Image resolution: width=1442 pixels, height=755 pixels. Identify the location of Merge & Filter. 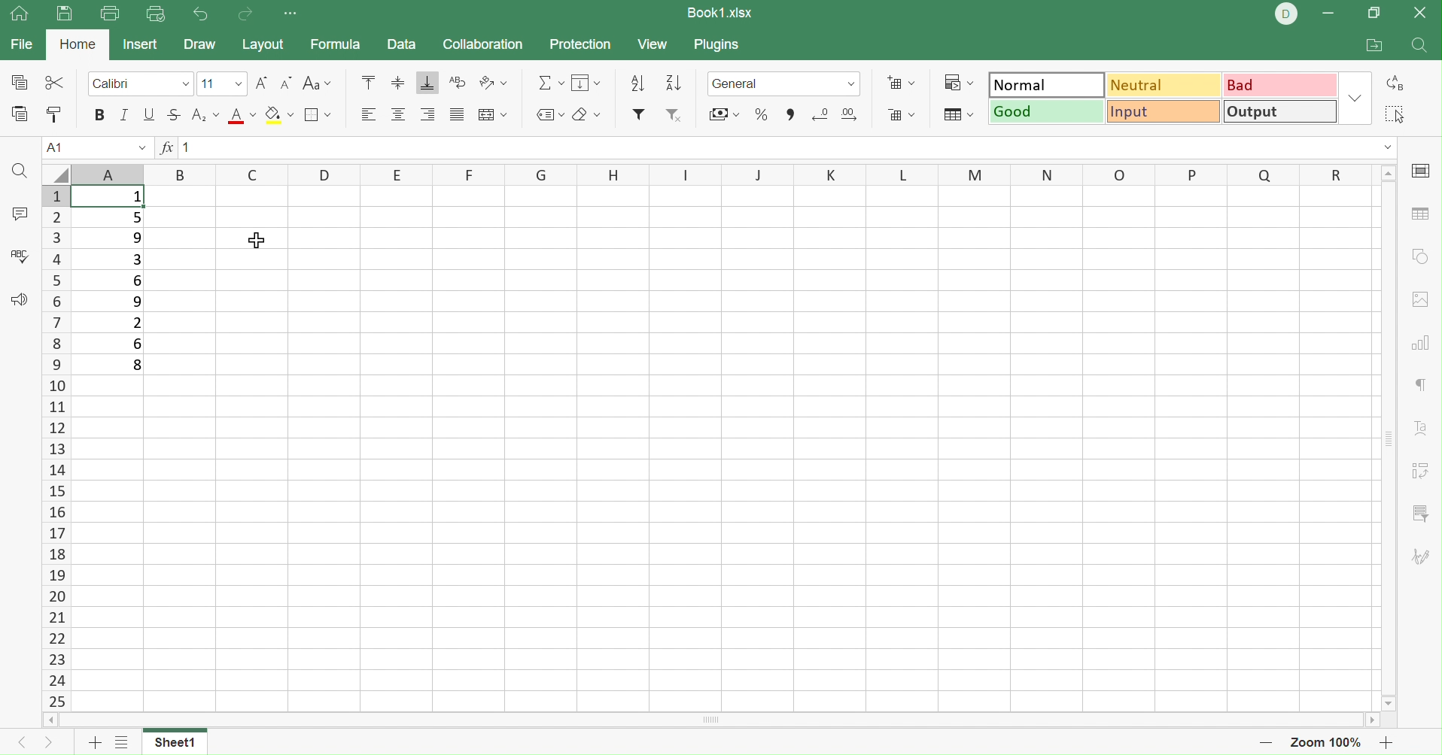
(724, 115).